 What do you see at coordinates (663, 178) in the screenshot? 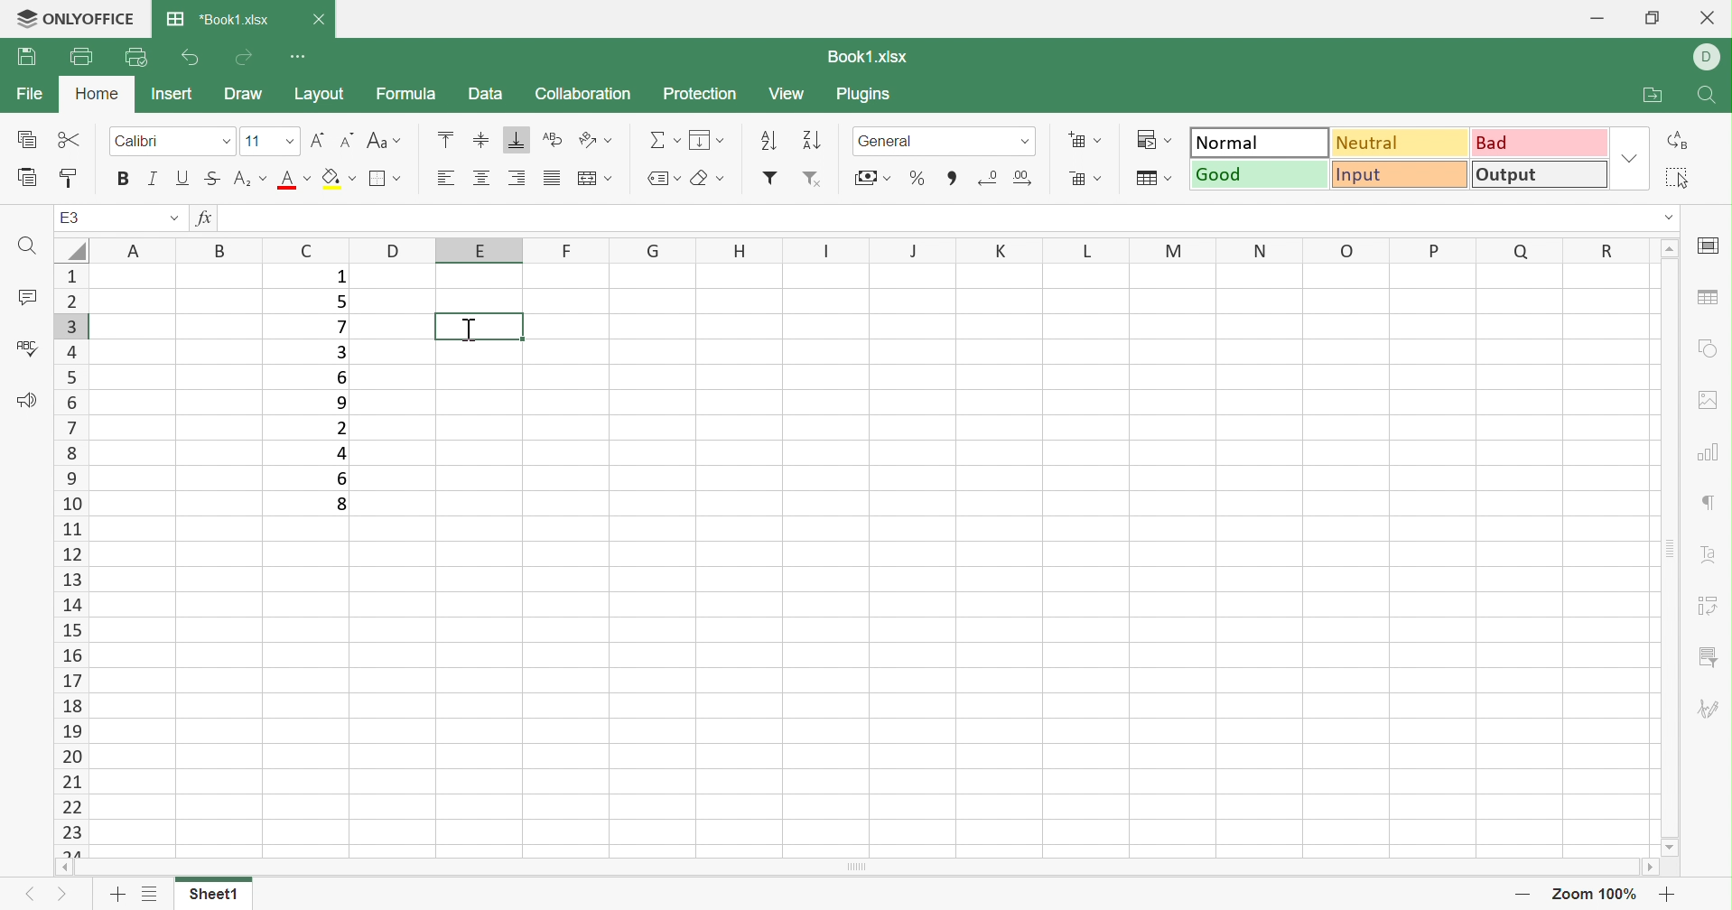
I see `Named ranges` at bounding box center [663, 178].